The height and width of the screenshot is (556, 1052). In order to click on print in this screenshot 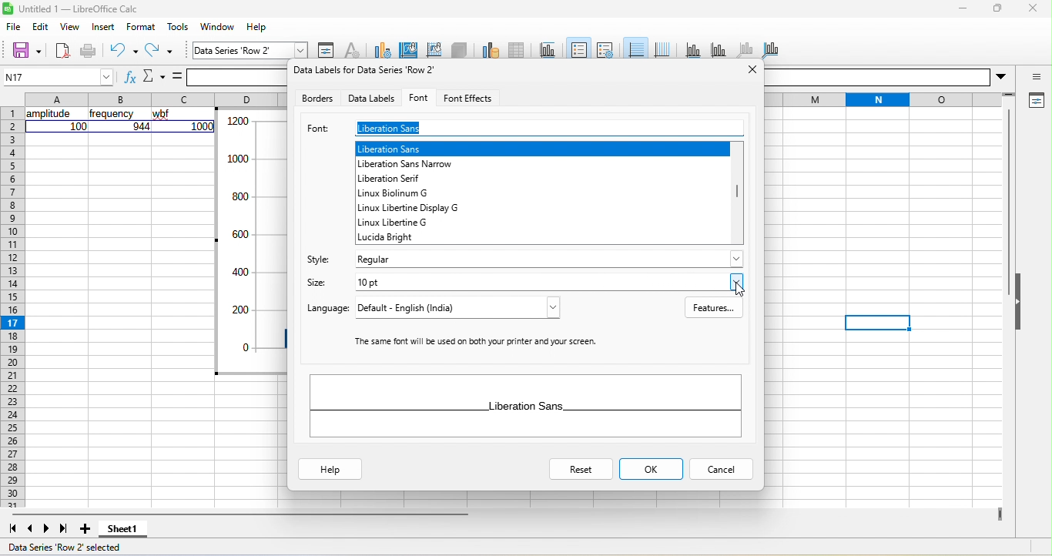, I will do `click(89, 51)`.